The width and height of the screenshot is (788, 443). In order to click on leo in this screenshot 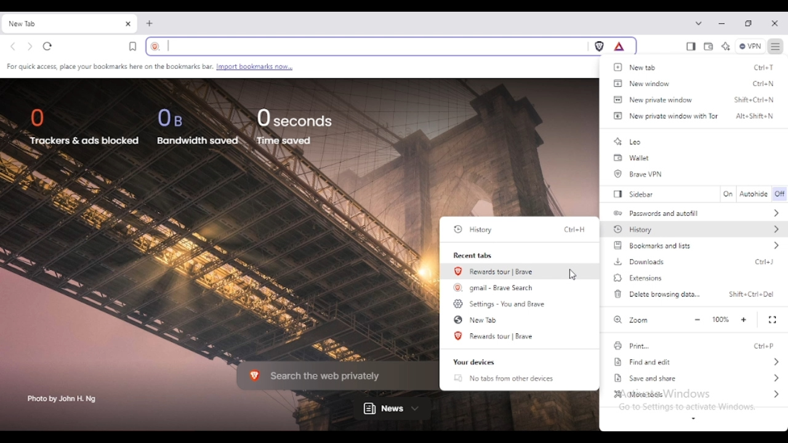, I will do `click(628, 142)`.